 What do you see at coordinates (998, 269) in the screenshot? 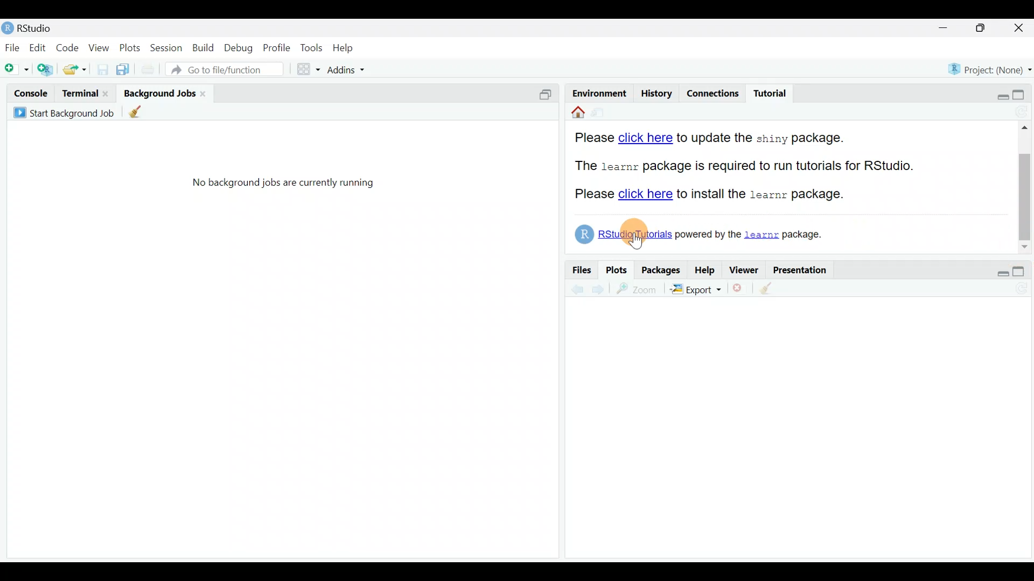
I see `restore down` at bounding box center [998, 269].